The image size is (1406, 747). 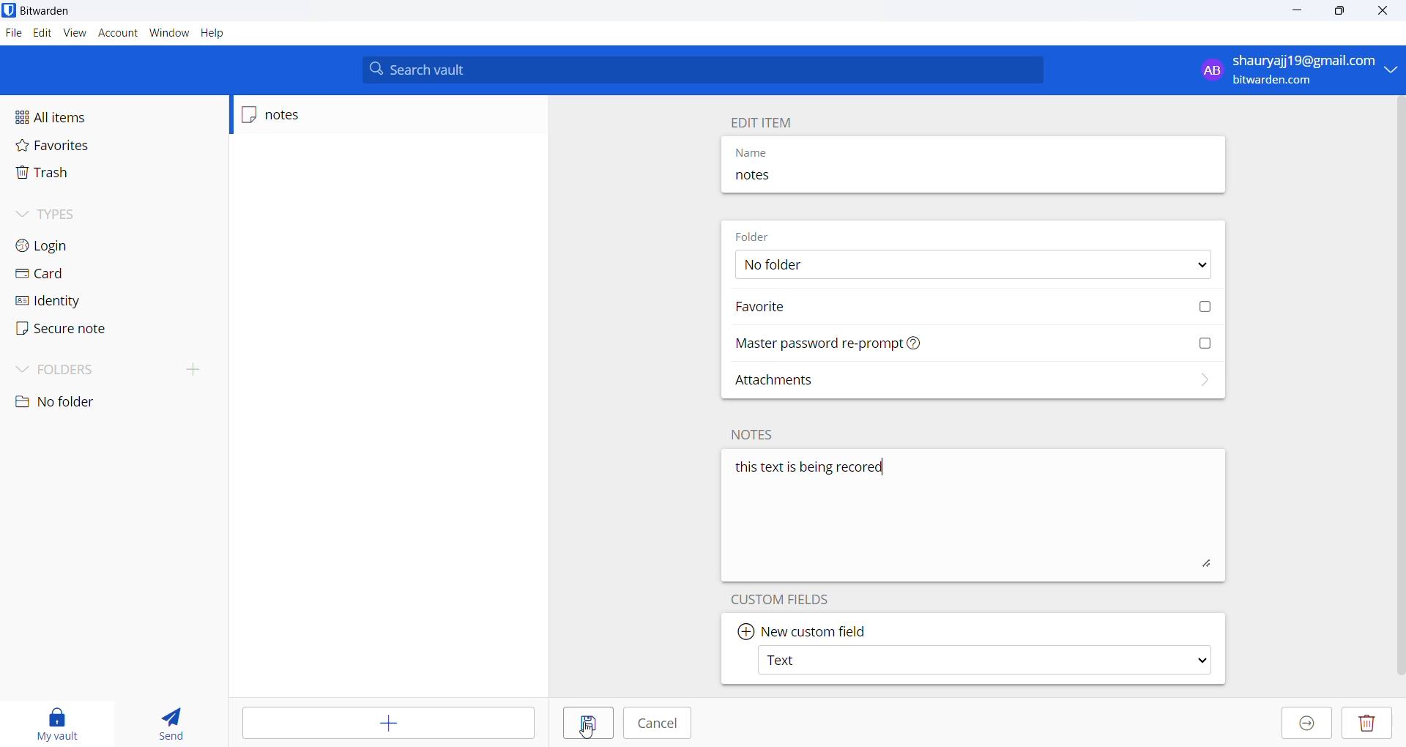 What do you see at coordinates (74, 245) in the screenshot?
I see `login` at bounding box center [74, 245].